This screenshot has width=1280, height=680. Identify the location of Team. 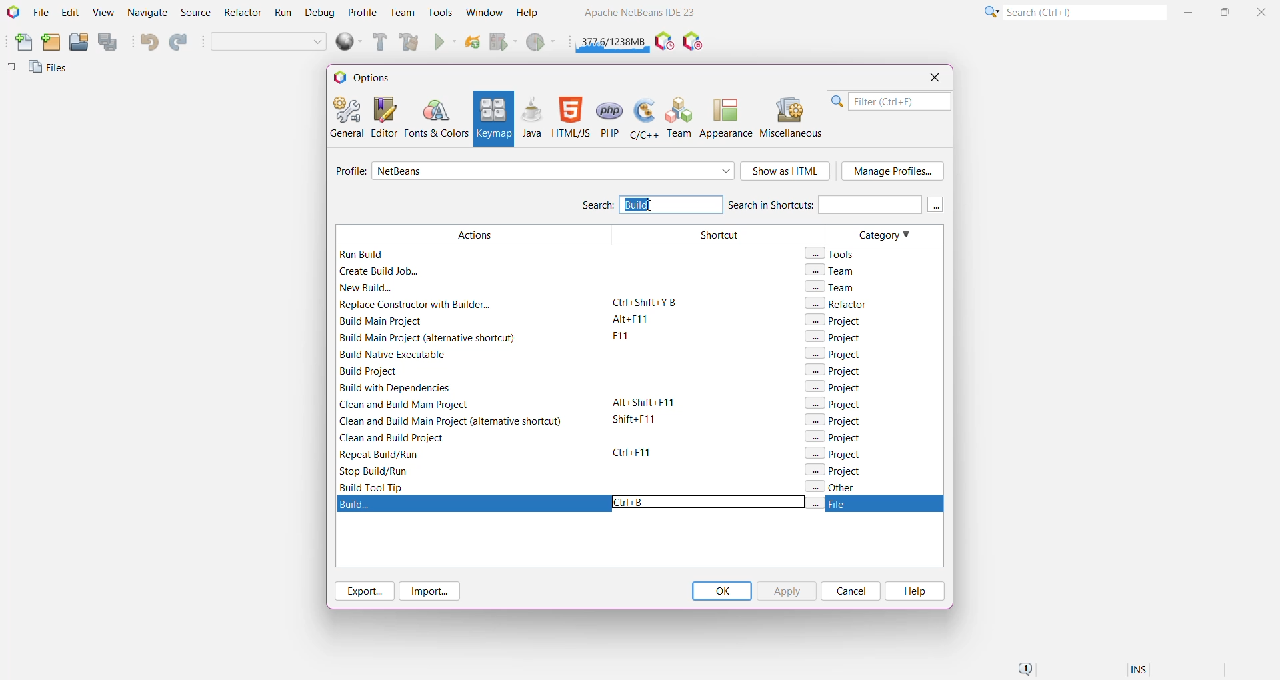
(680, 117).